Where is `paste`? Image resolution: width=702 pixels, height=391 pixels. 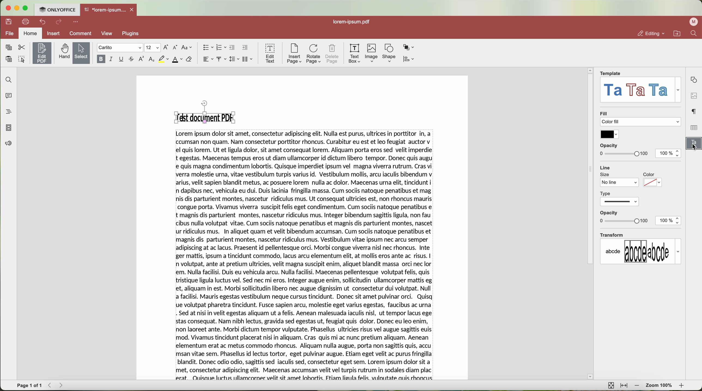 paste is located at coordinates (8, 59).